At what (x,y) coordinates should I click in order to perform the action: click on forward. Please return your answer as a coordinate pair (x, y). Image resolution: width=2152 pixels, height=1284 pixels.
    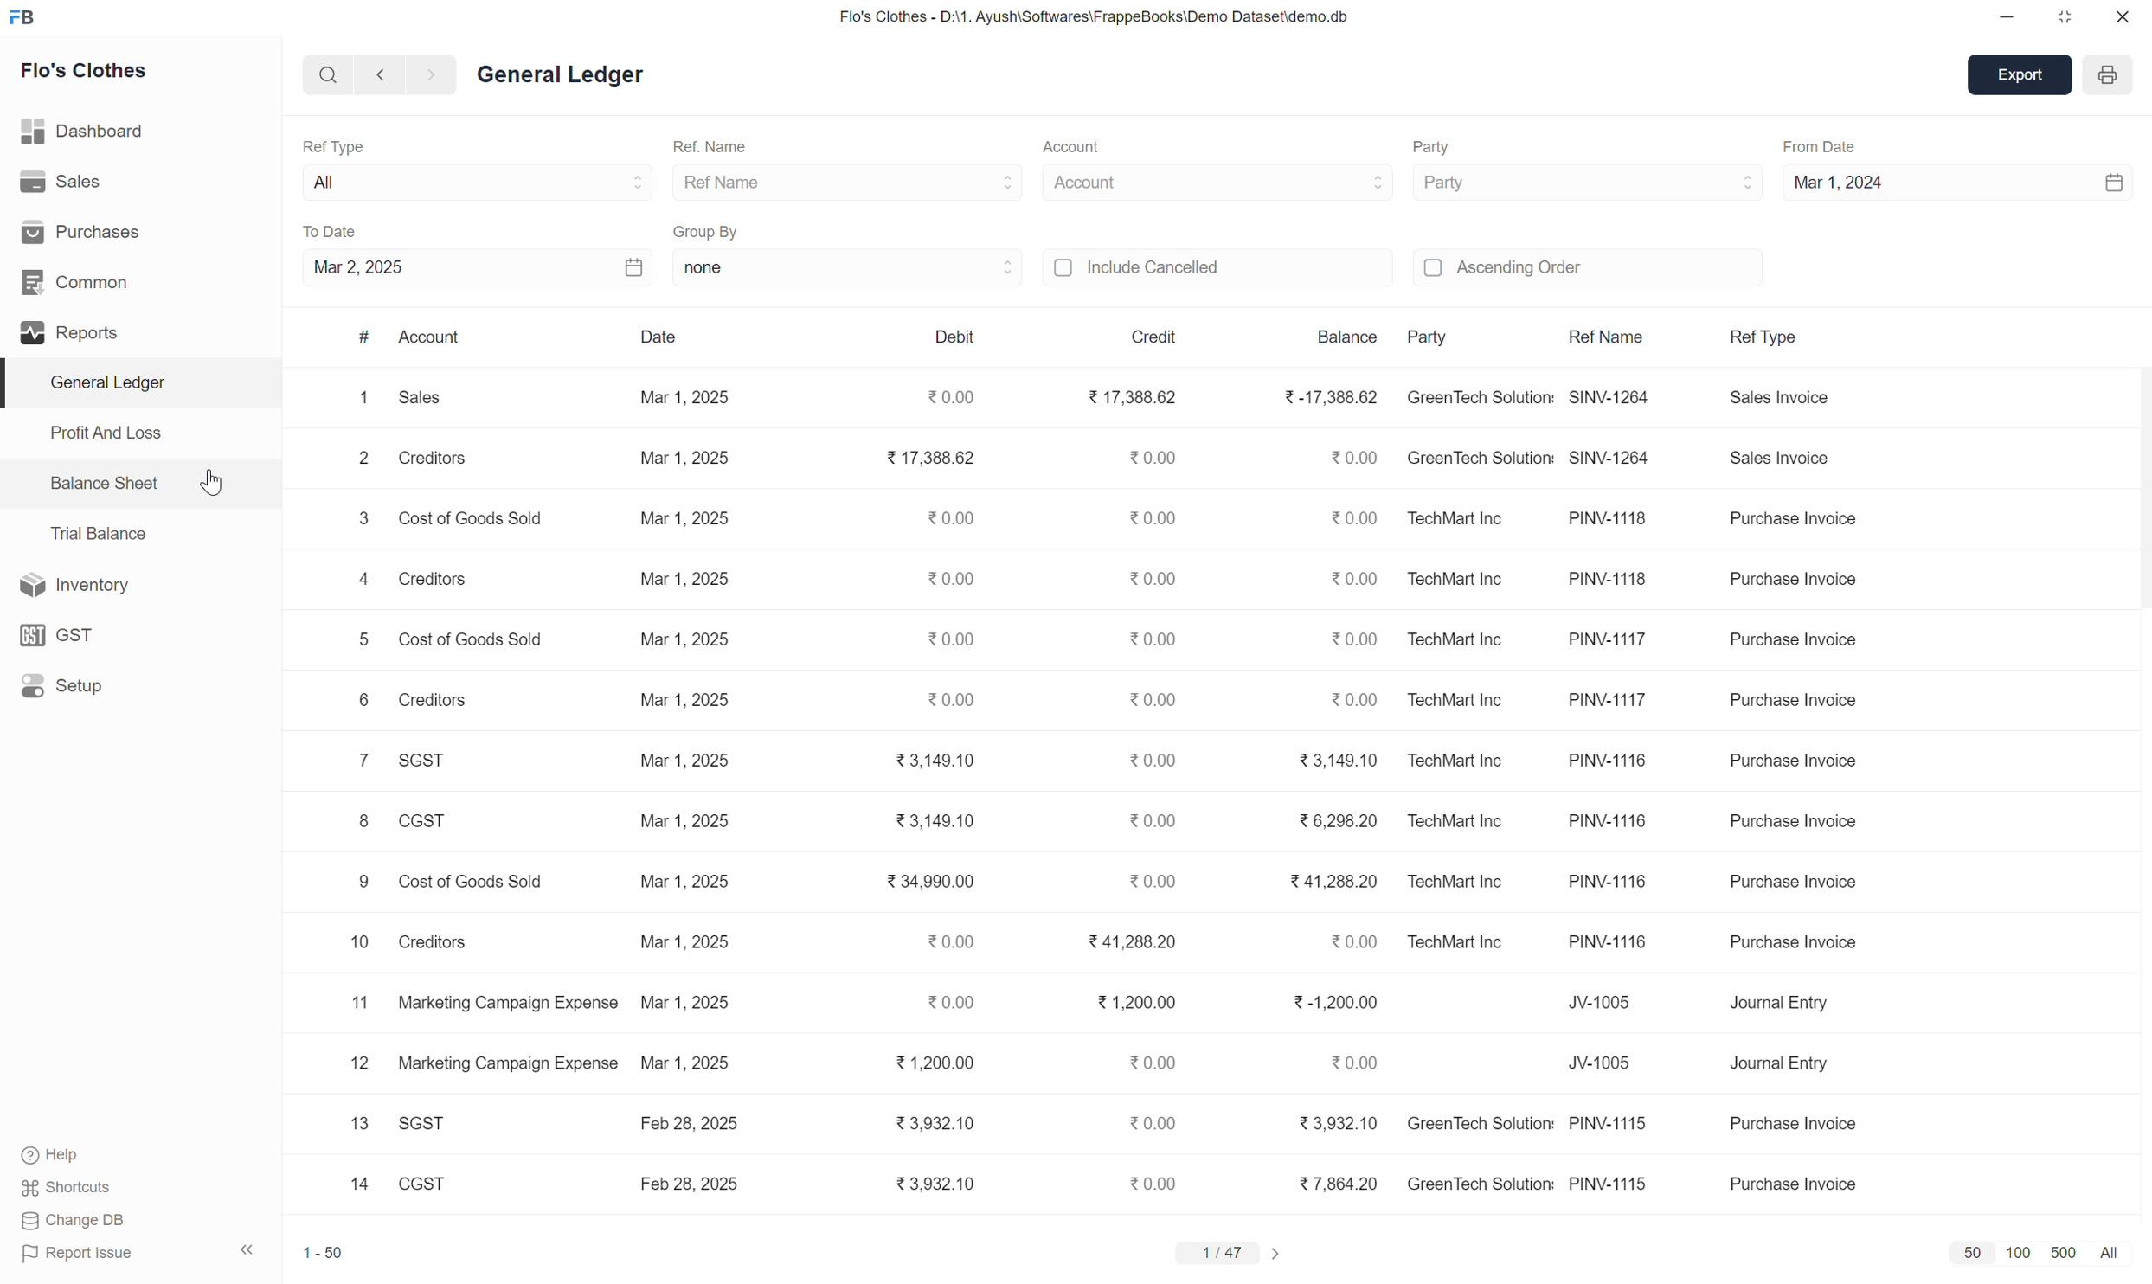
    Looking at the image, I should click on (424, 75).